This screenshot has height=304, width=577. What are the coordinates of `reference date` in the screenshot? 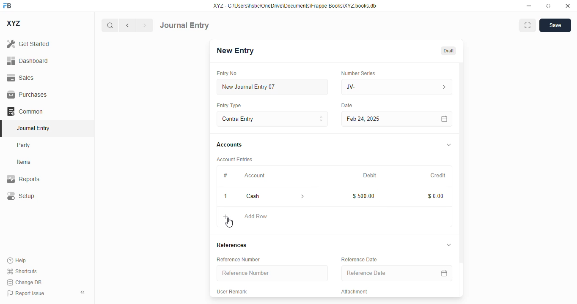 It's located at (380, 273).